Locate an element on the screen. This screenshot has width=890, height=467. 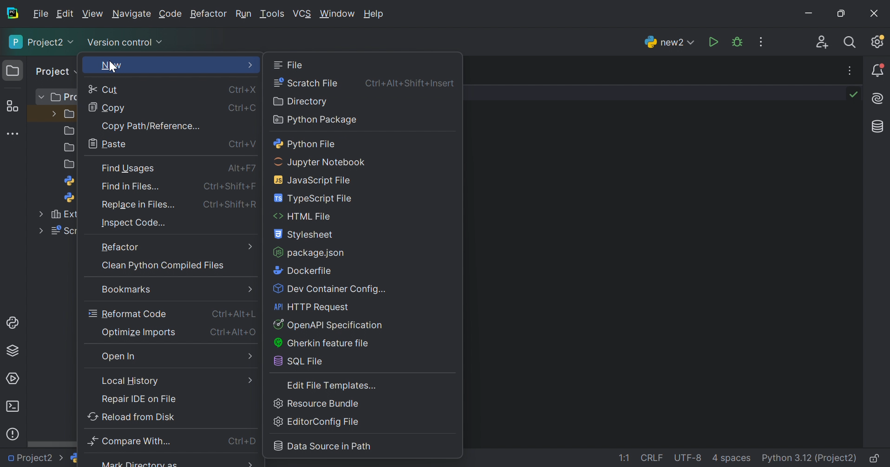
View is located at coordinates (92, 13).